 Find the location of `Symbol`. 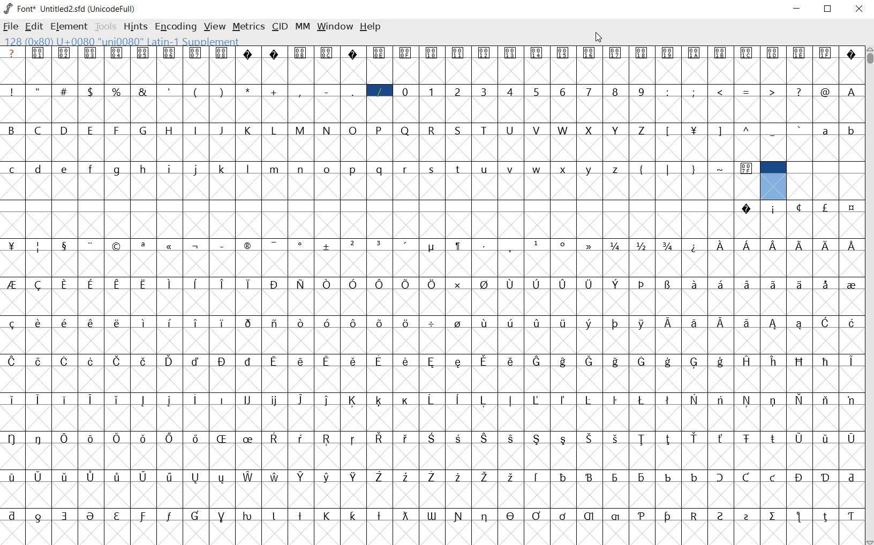

Symbol is located at coordinates (642, 513).